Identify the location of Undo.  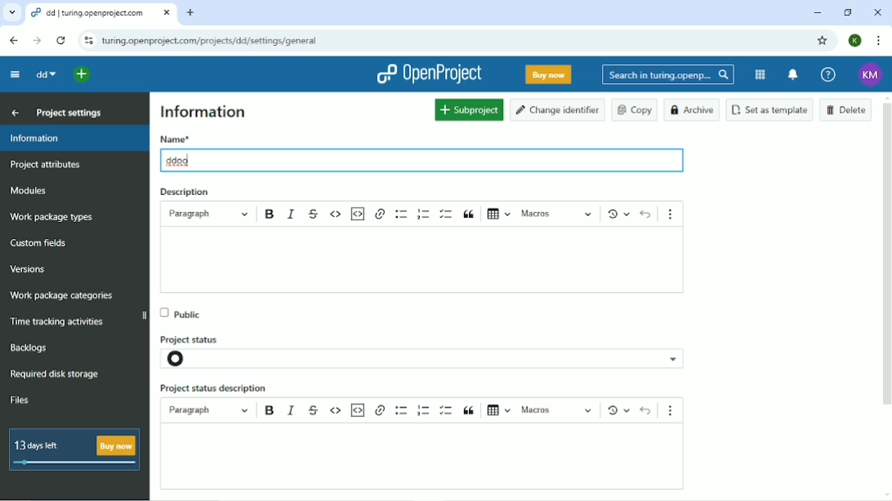
(646, 214).